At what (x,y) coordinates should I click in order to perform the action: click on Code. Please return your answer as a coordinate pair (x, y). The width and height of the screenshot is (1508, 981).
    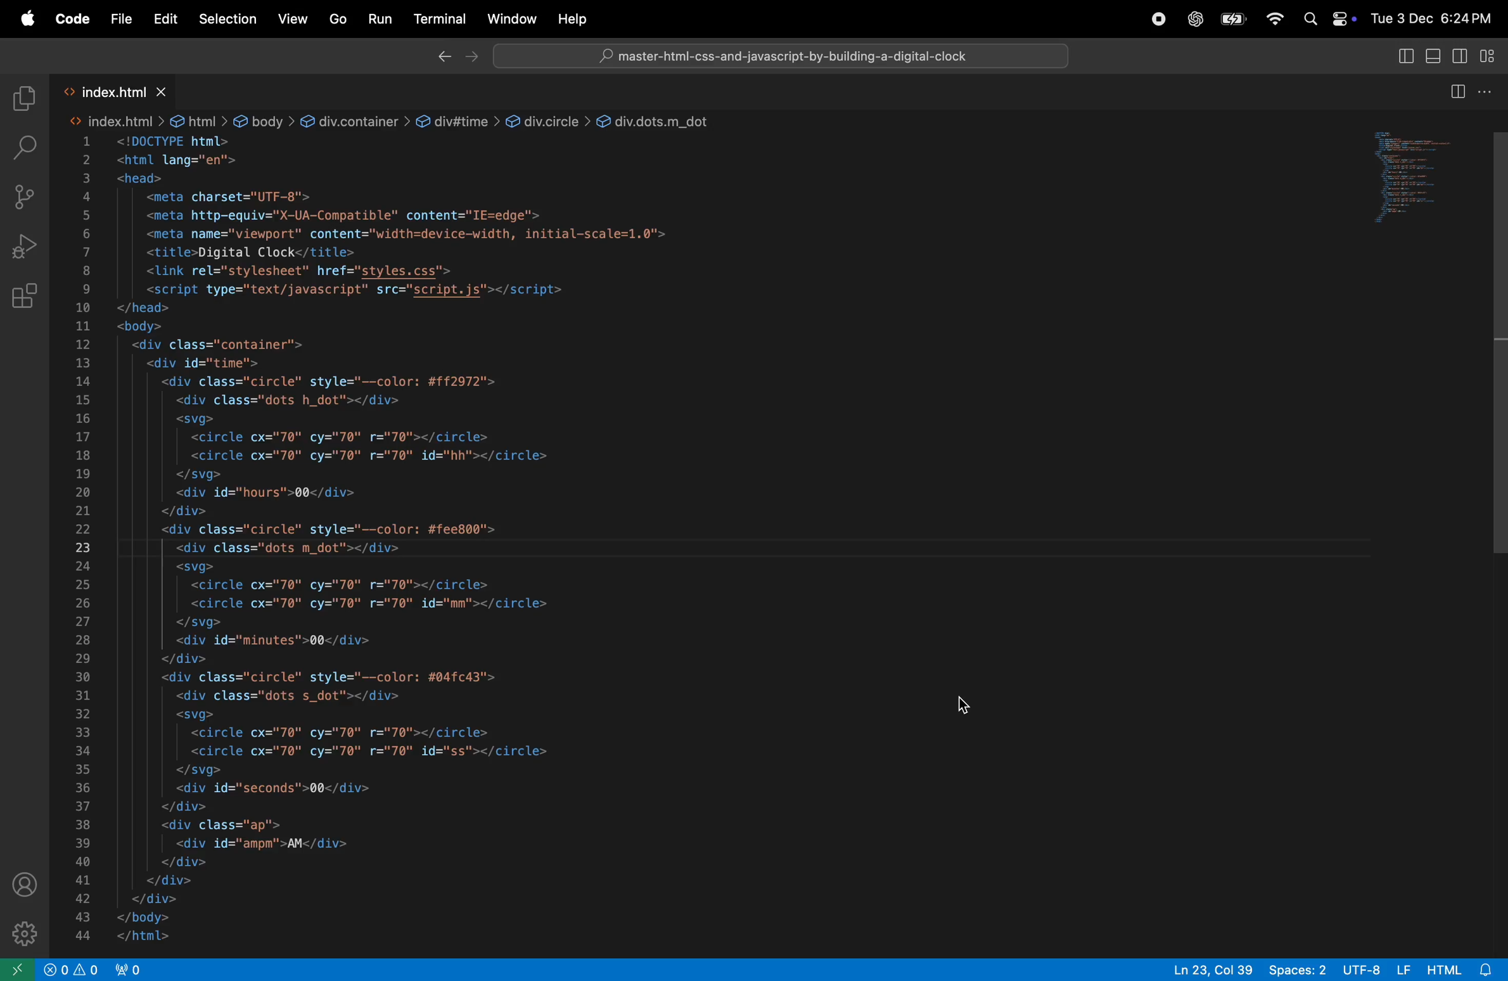
    Looking at the image, I should click on (71, 17).